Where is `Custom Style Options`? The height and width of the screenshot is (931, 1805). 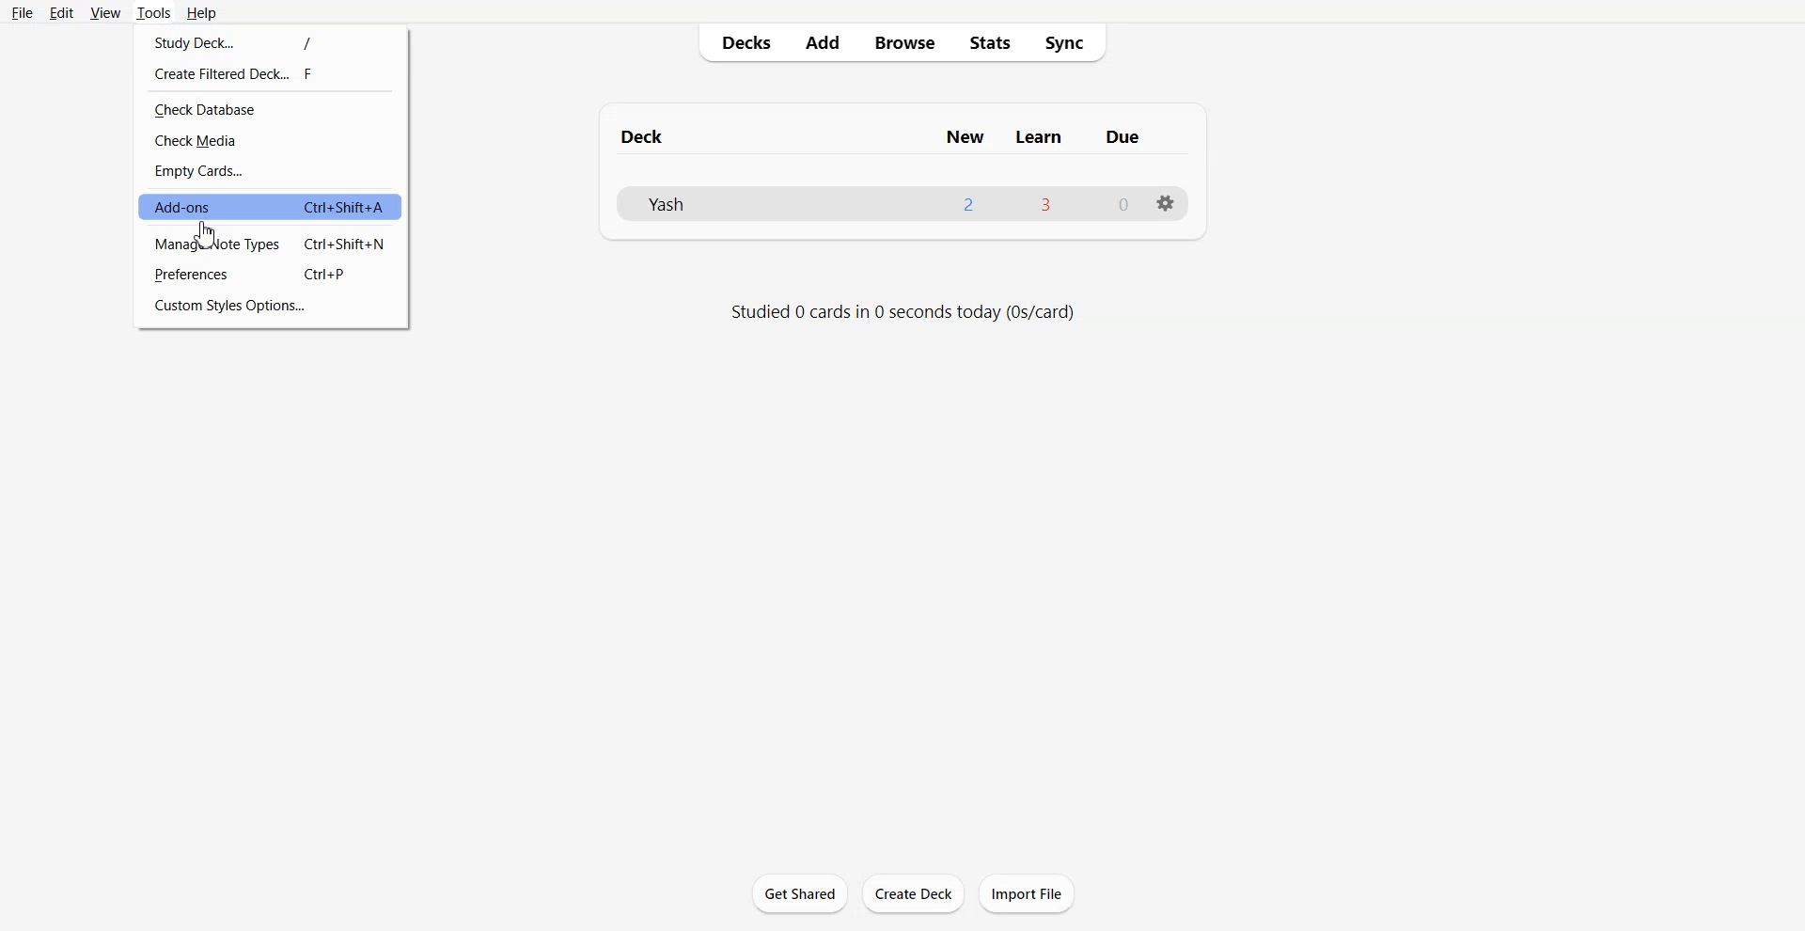
Custom Style Options is located at coordinates (271, 305).